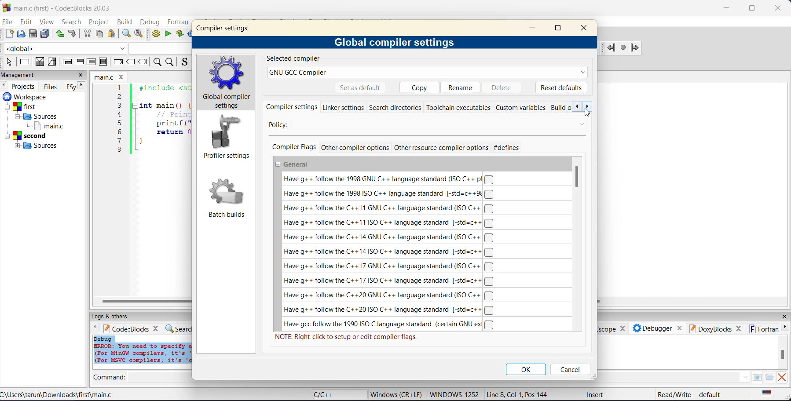  I want to click on find, so click(125, 33).